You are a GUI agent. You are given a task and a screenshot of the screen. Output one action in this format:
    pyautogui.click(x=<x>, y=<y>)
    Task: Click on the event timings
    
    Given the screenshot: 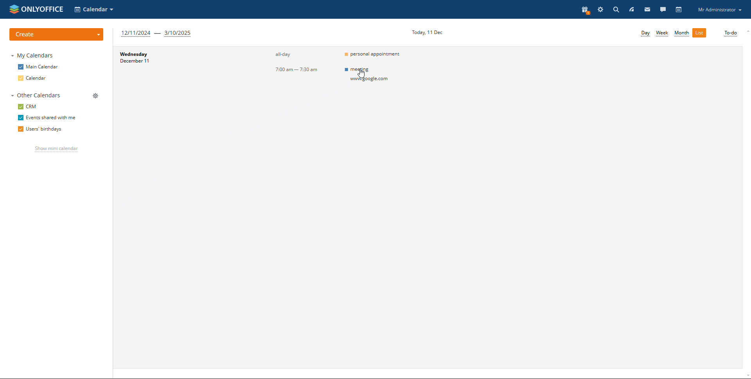 What is the action you would take?
    pyautogui.click(x=295, y=63)
    